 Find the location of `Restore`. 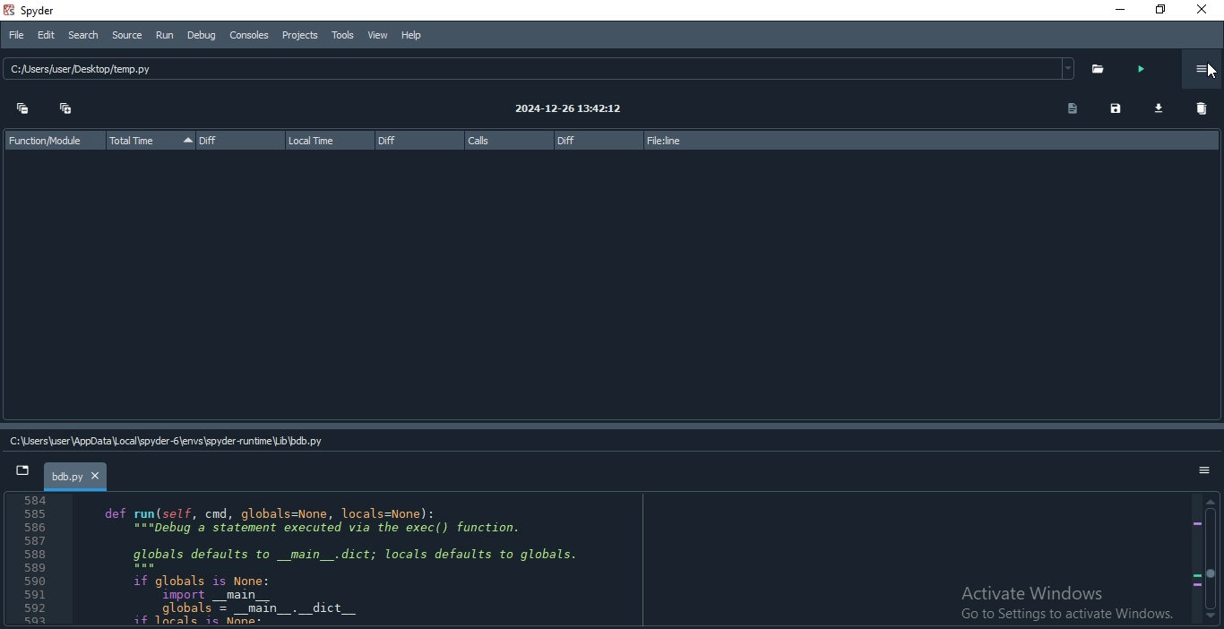

Restore is located at coordinates (1160, 10).